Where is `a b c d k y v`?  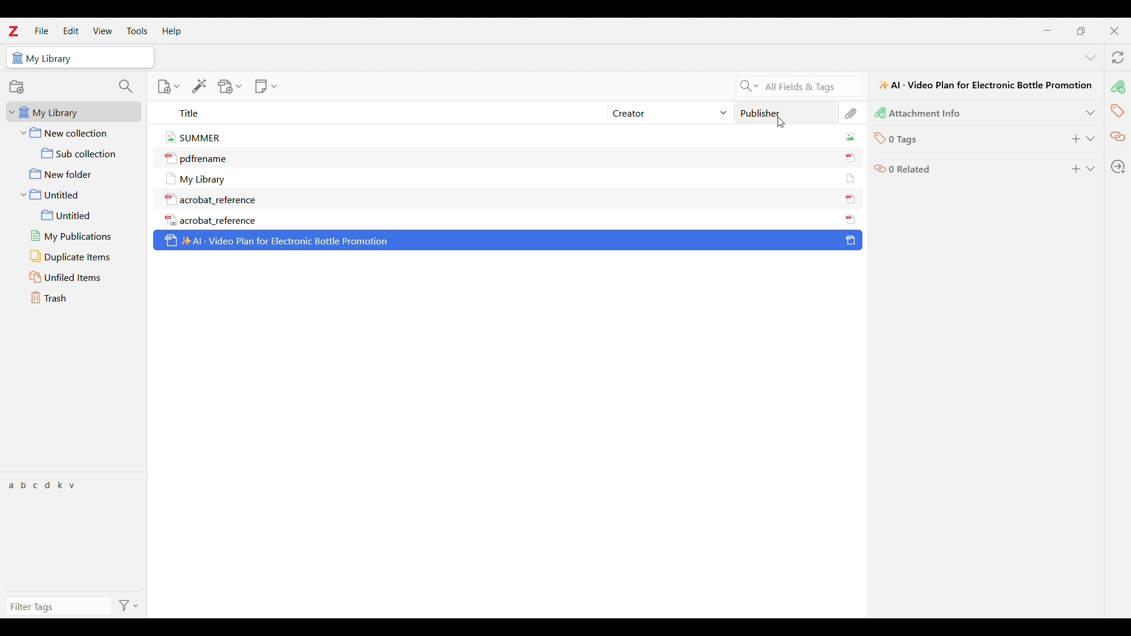
a b c d k y v is located at coordinates (46, 485).